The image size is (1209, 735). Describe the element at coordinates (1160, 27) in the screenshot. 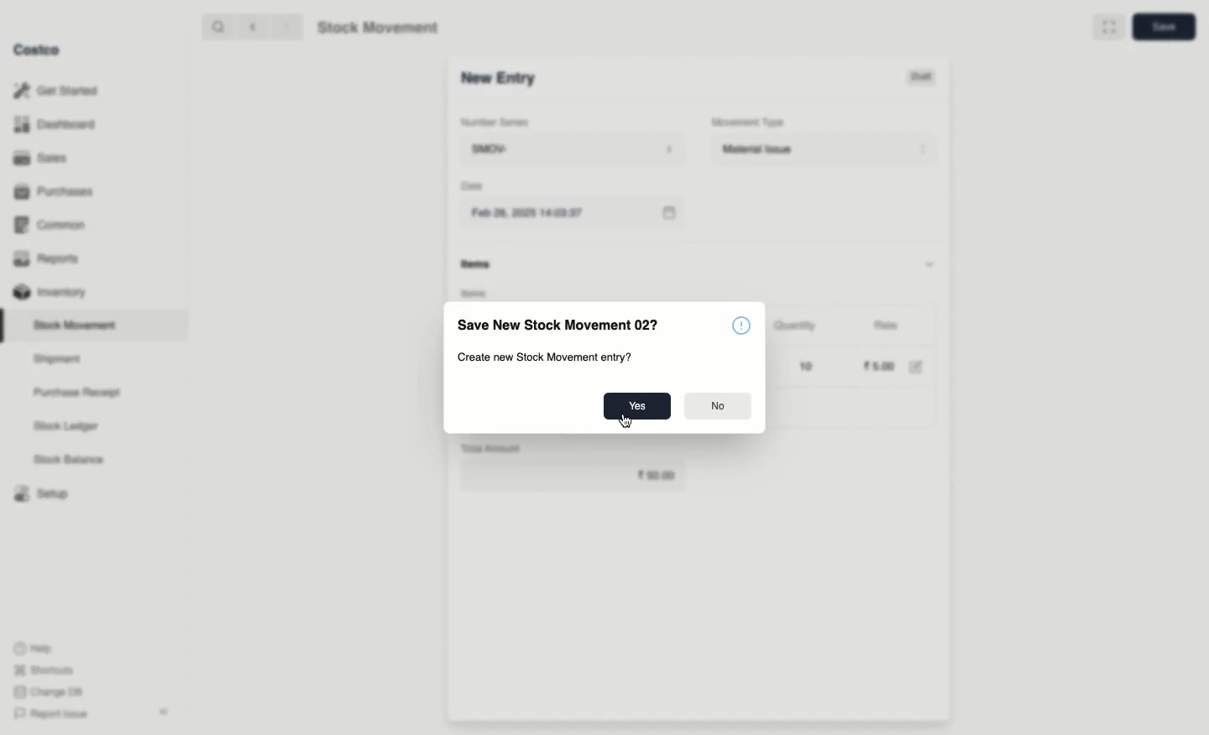

I see `Save` at that location.